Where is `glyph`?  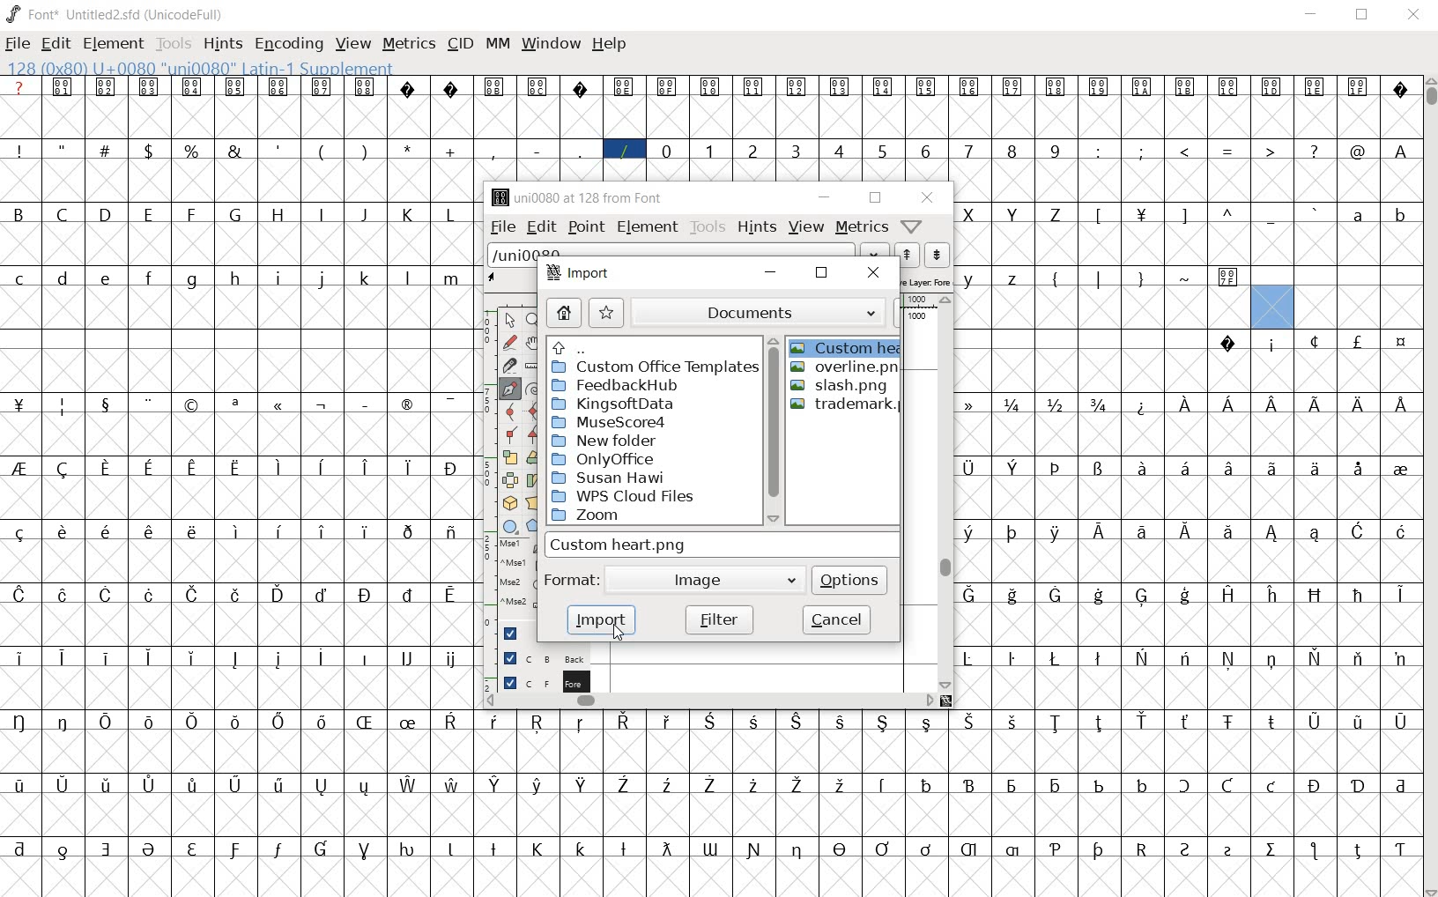
glyph is located at coordinates (364, 151).